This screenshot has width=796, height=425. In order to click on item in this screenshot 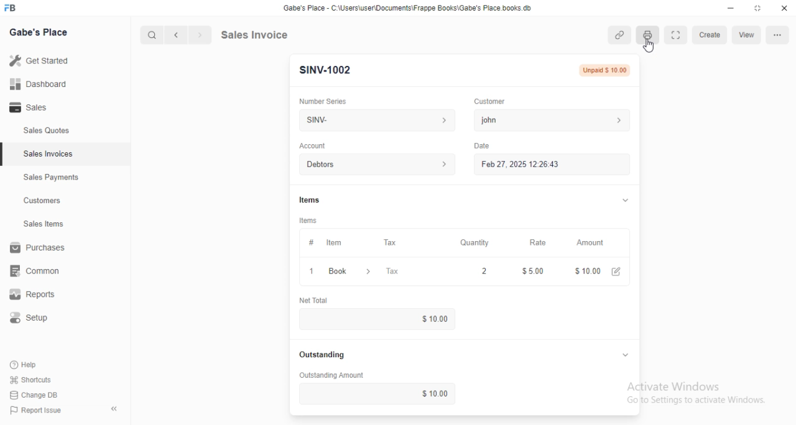, I will do `click(333, 242)`.